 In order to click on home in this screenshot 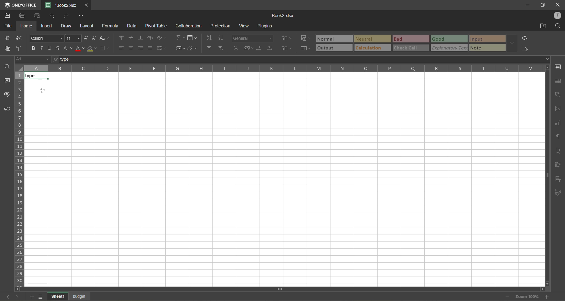, I will do `click(27, 25)`.